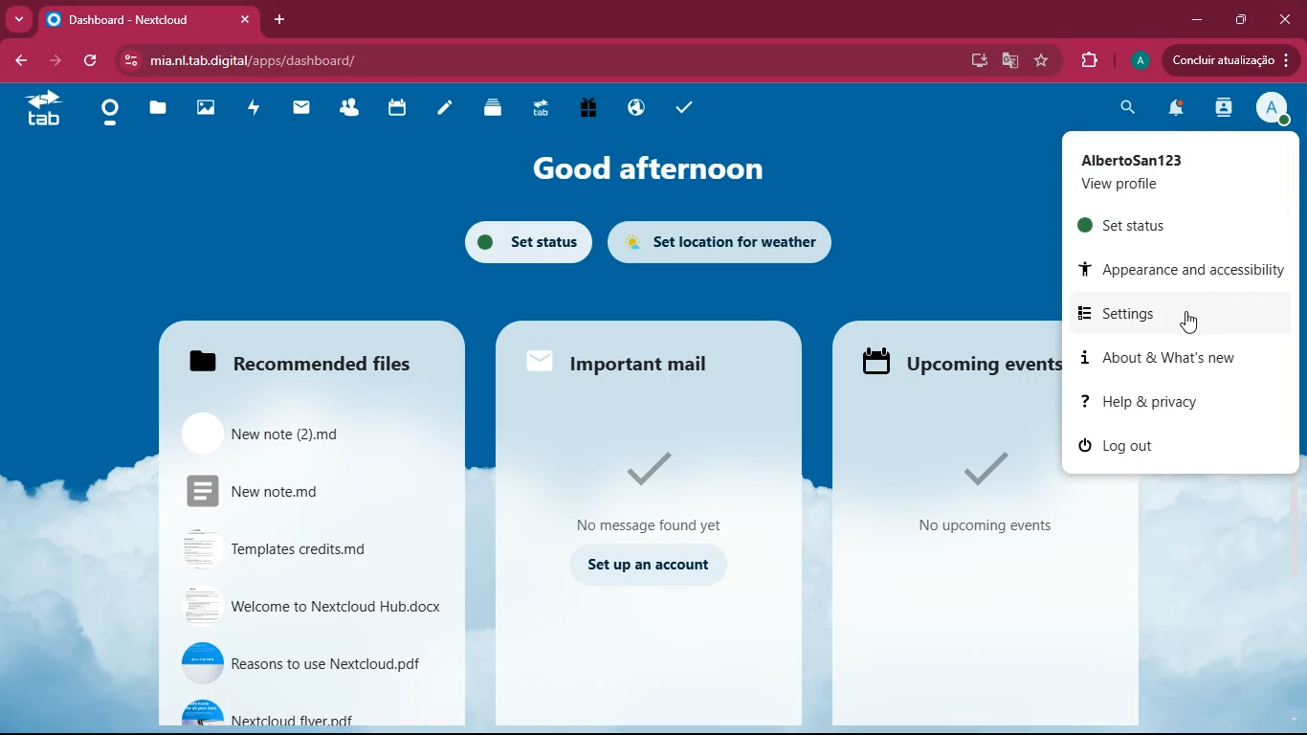 Image resolution: width=1307 pixels, height=735 pixels. Describe the element at coordinates (1223, 110) in the screenshot. I see `activity` at that location.